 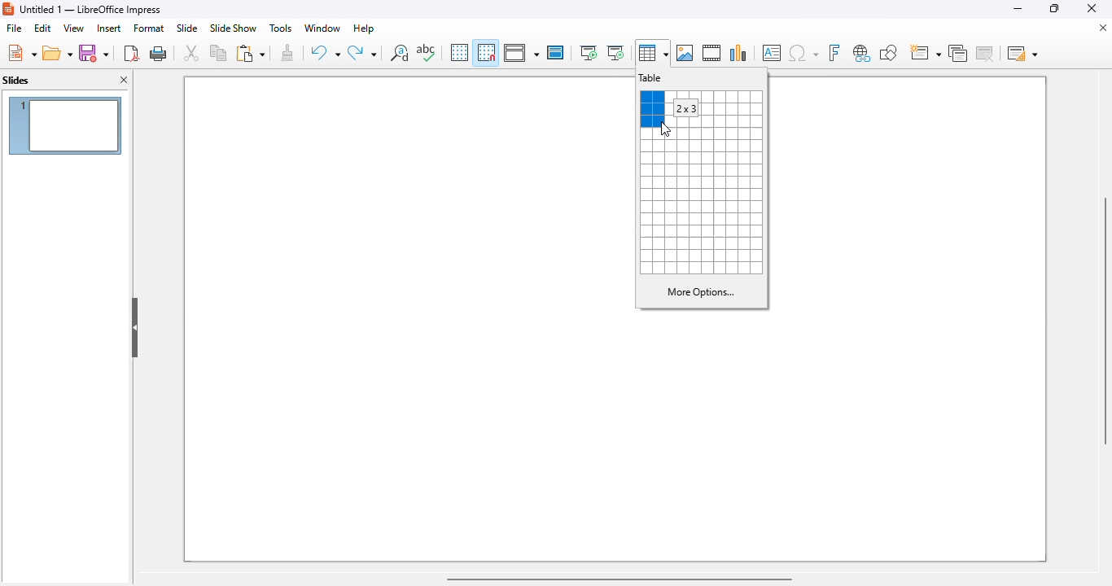 I want to click on slide 1, so click(x=66, y=125).